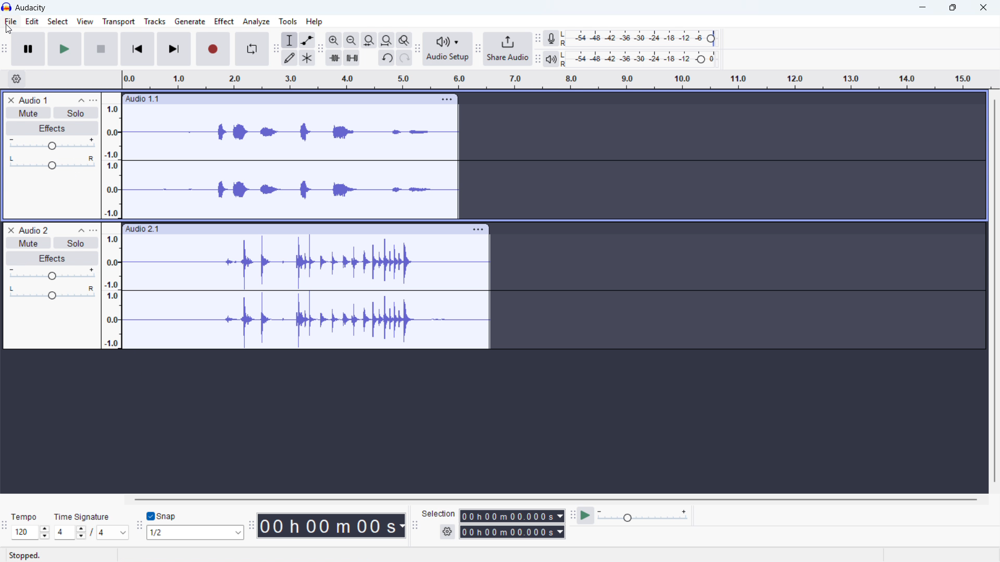 The width and height of the screenshot is (1000, 562). I want to click on edit , so click(32, 21).